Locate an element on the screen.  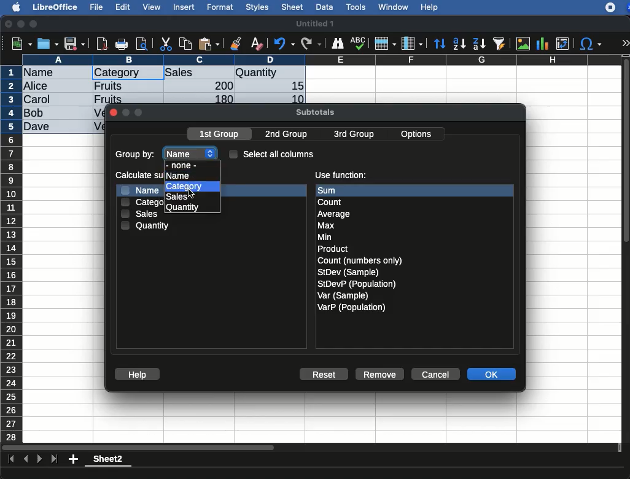
maximize is located at coordinates (35, 25).